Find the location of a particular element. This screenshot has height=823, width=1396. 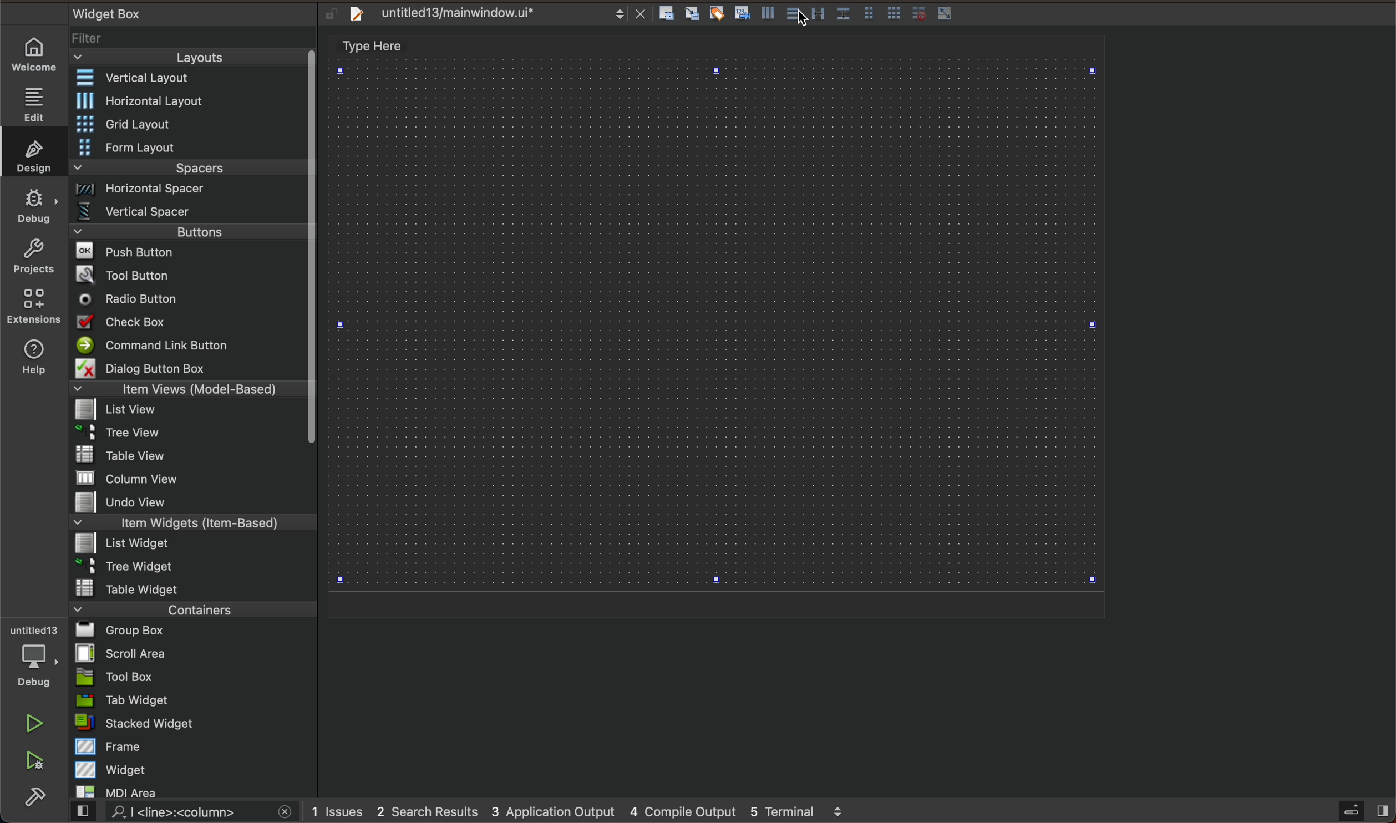

tool button is located at coordinates (189, 273).